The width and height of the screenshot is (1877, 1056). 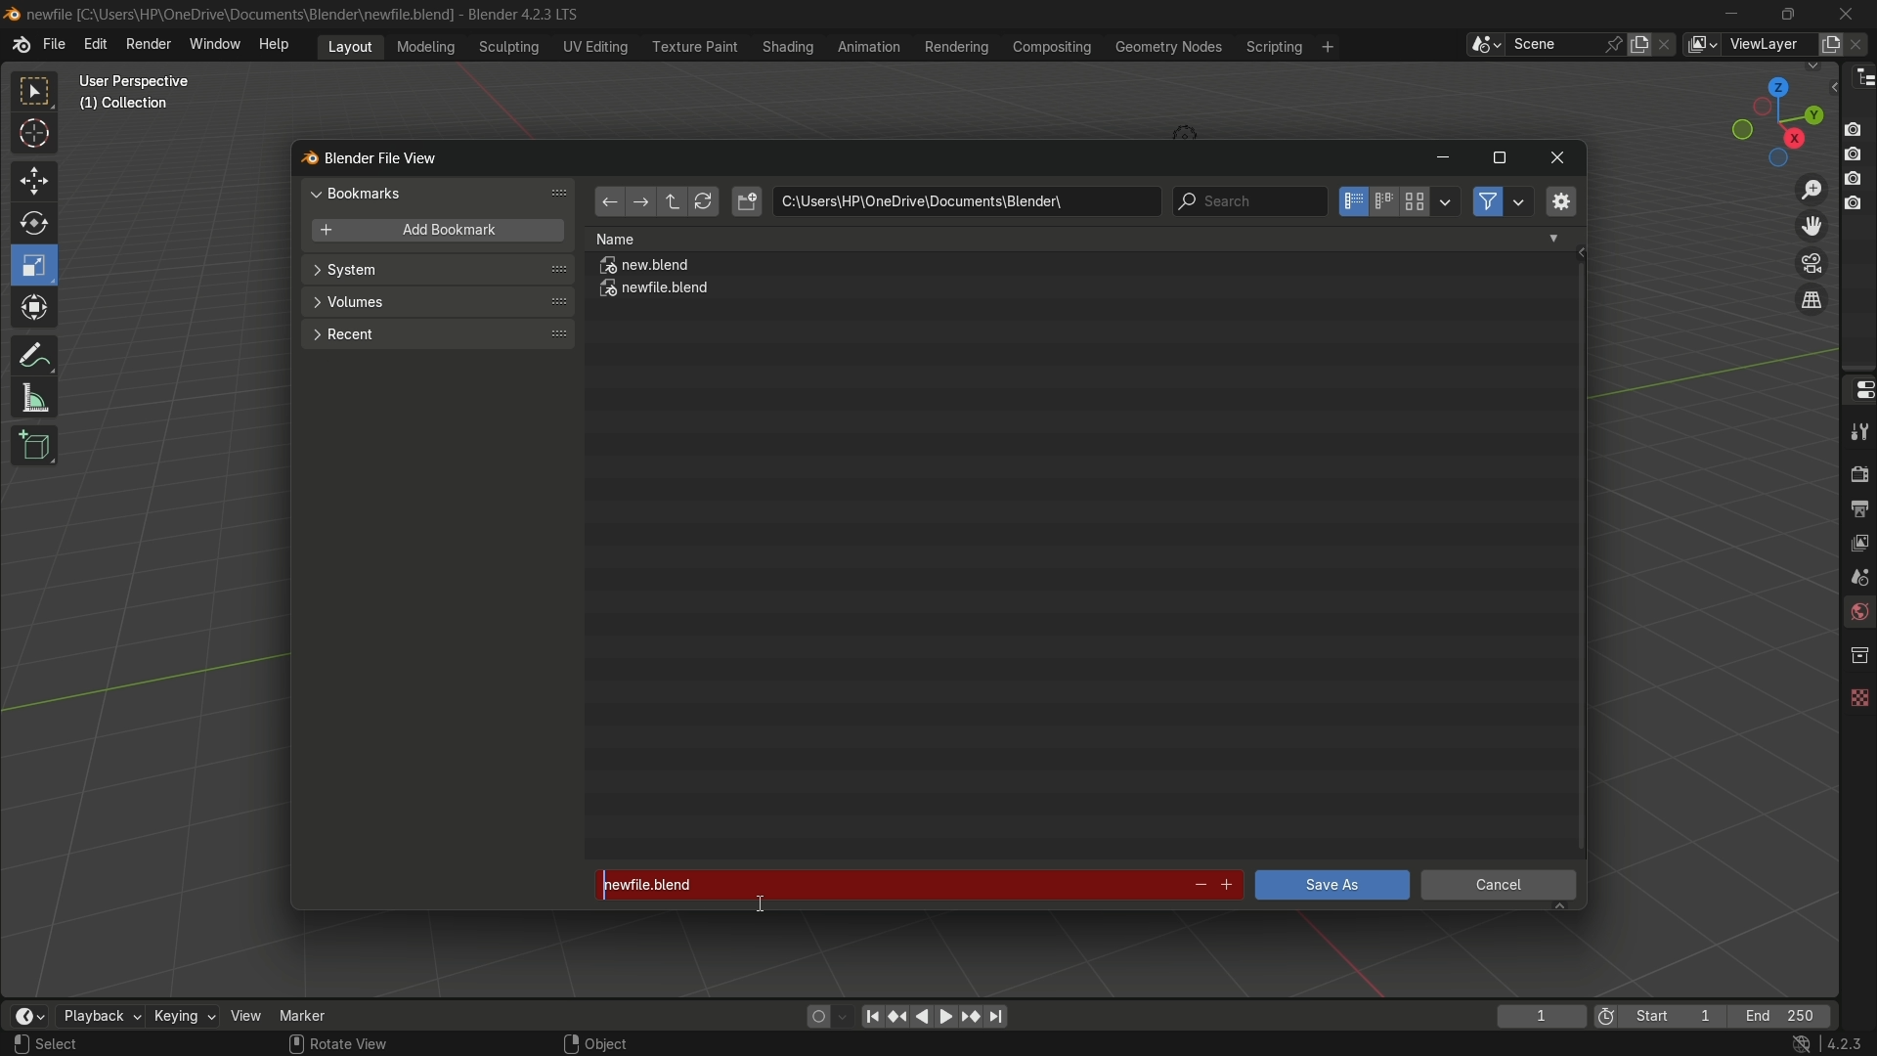 What do you see at coordinates (1860, 43) in the screenshot?
I see `remove view layer` at bounding box center [1860, 43].